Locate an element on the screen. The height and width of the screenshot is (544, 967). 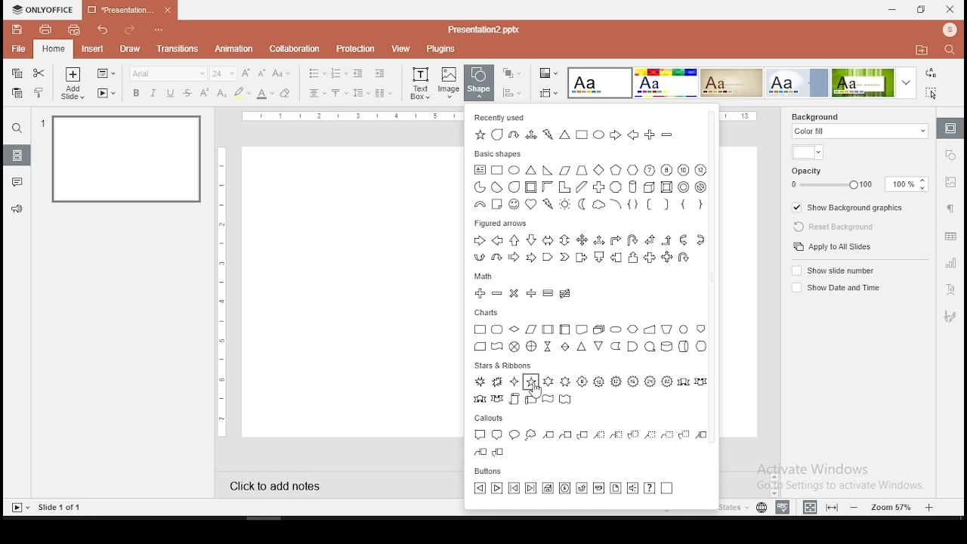
Buttons is located at coordinates (494, 471).